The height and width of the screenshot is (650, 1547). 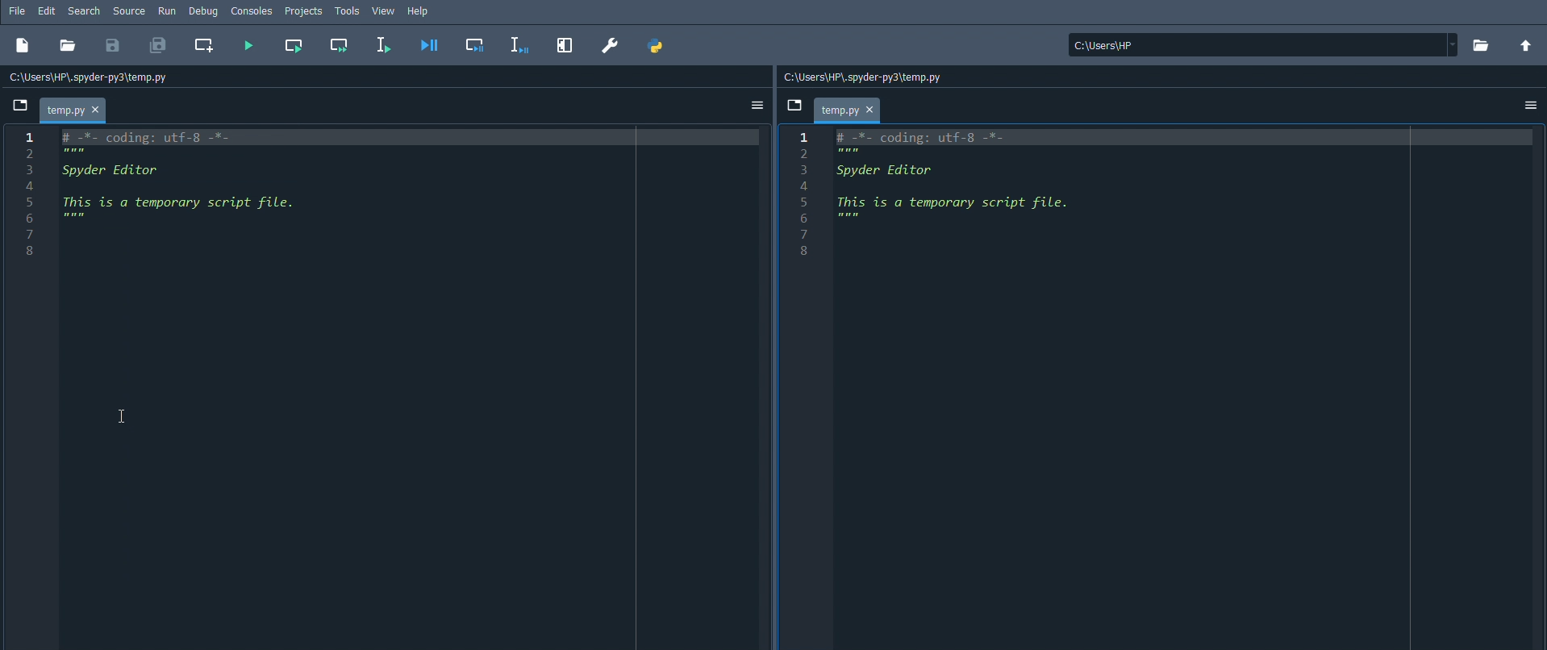 What do you see at coordinates (167, 11) in the screenshot?
I see `Run` at bounding box center [167, 11].